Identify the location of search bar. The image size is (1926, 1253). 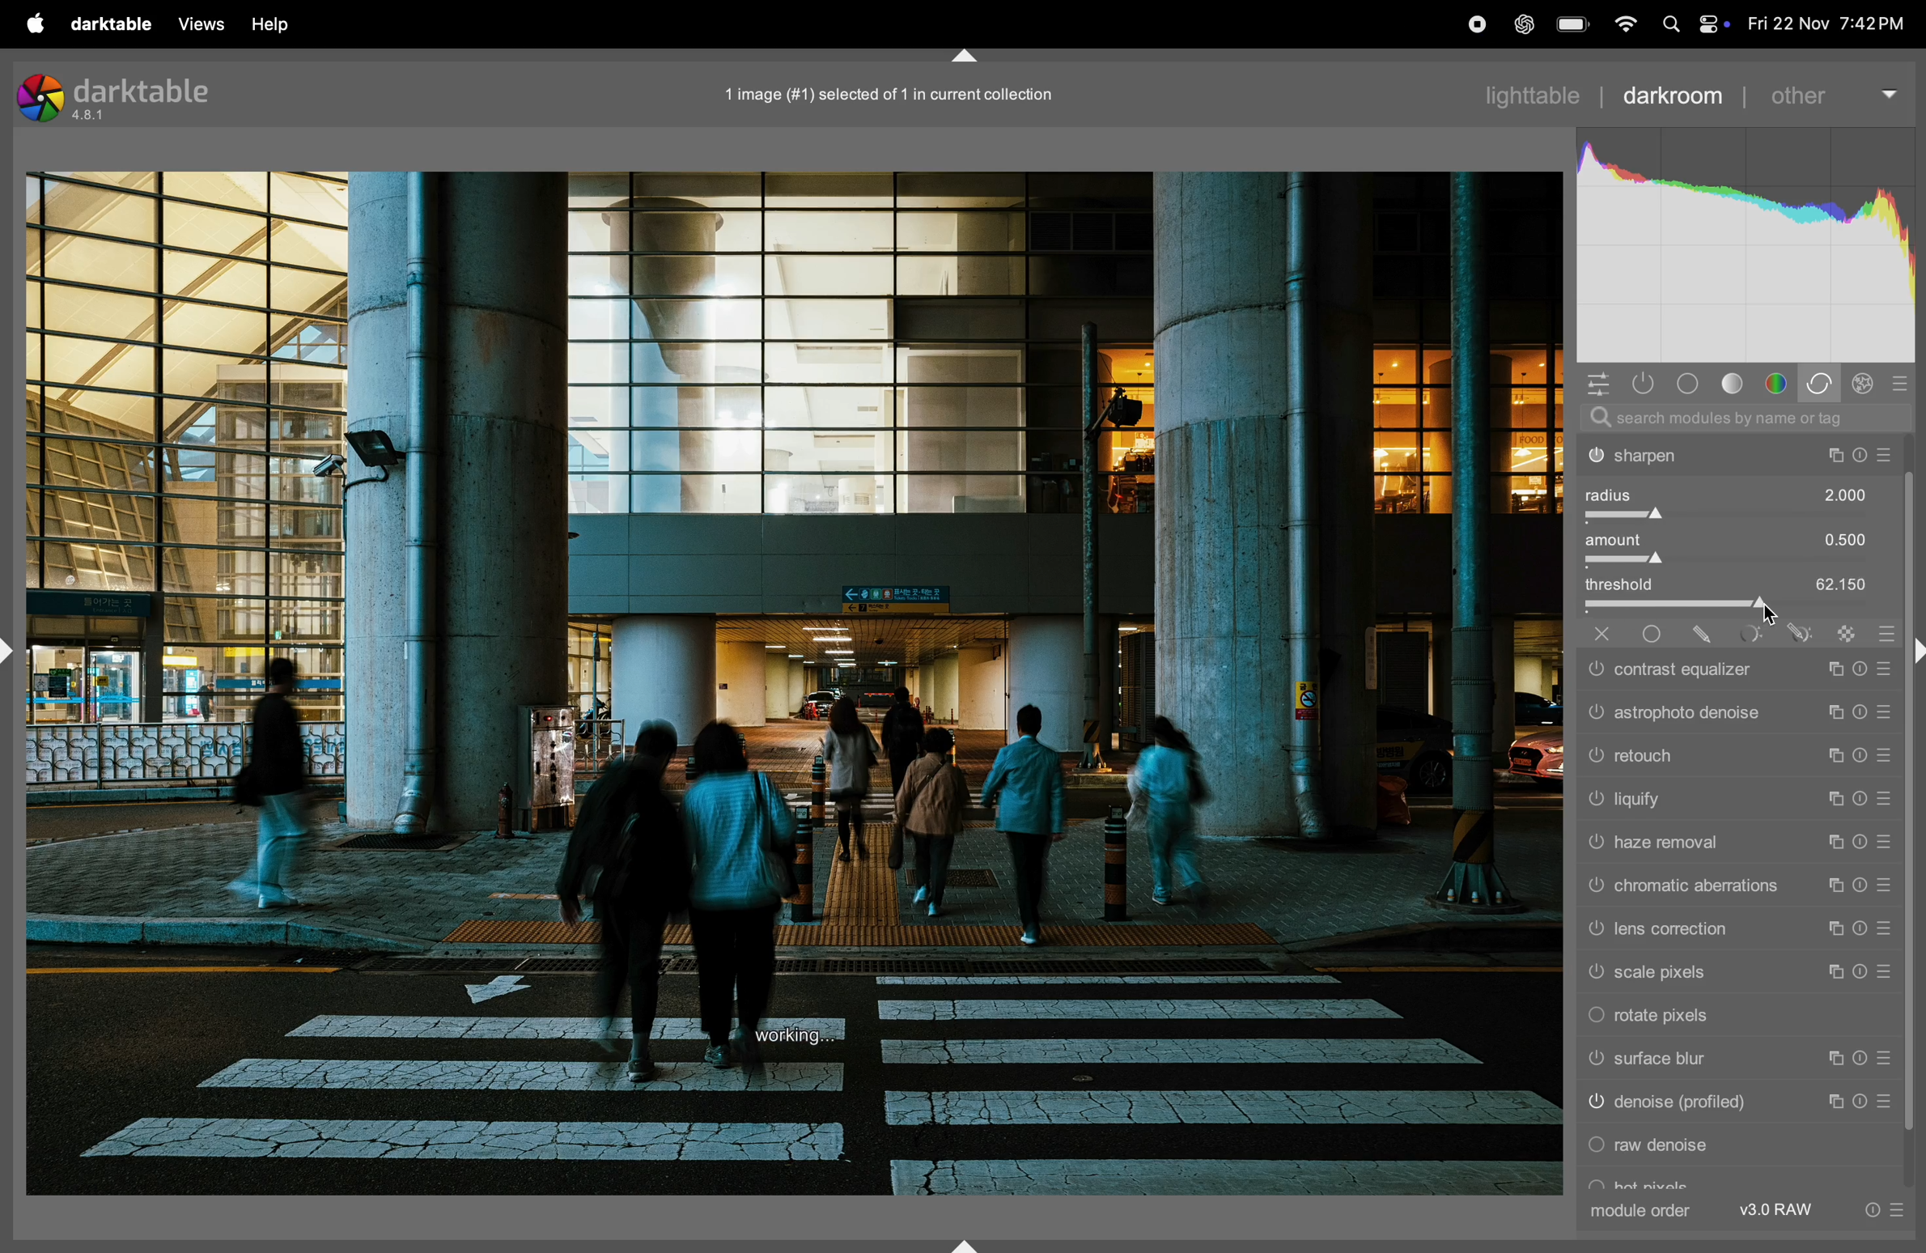
(1741, 418).